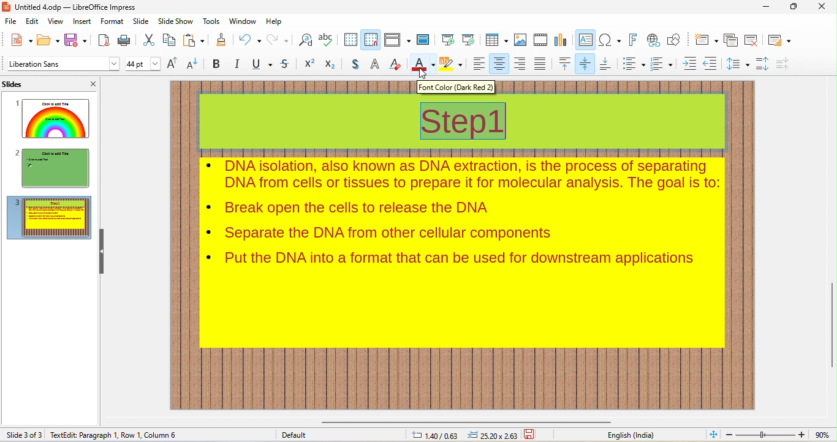  I want to click on save, so click(531, 435).